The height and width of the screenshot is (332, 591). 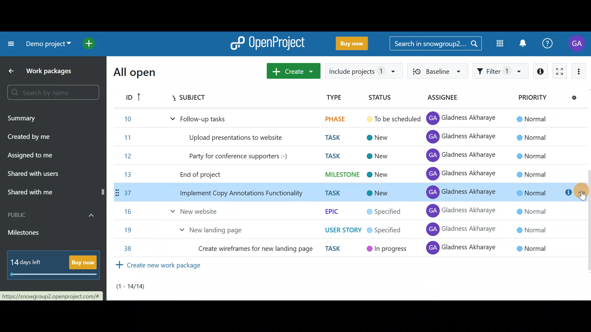 What do you see at coordinates (240, 156) in the screenshot?
I see `Party for conference supporters :-)` at bounding box center [240, 156].